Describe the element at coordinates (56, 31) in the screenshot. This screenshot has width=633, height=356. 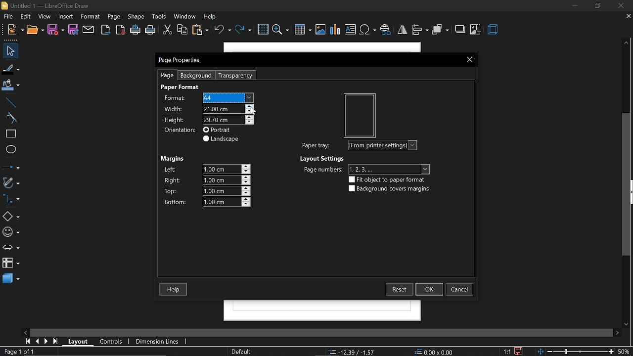
I see `save` at that location.